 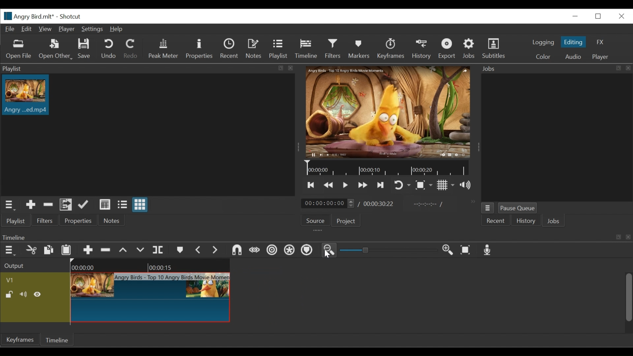 What do you see at coordinates (488, 209) in the screenshot?
I see `Jobs Menu` at bounding box center [488, 209].